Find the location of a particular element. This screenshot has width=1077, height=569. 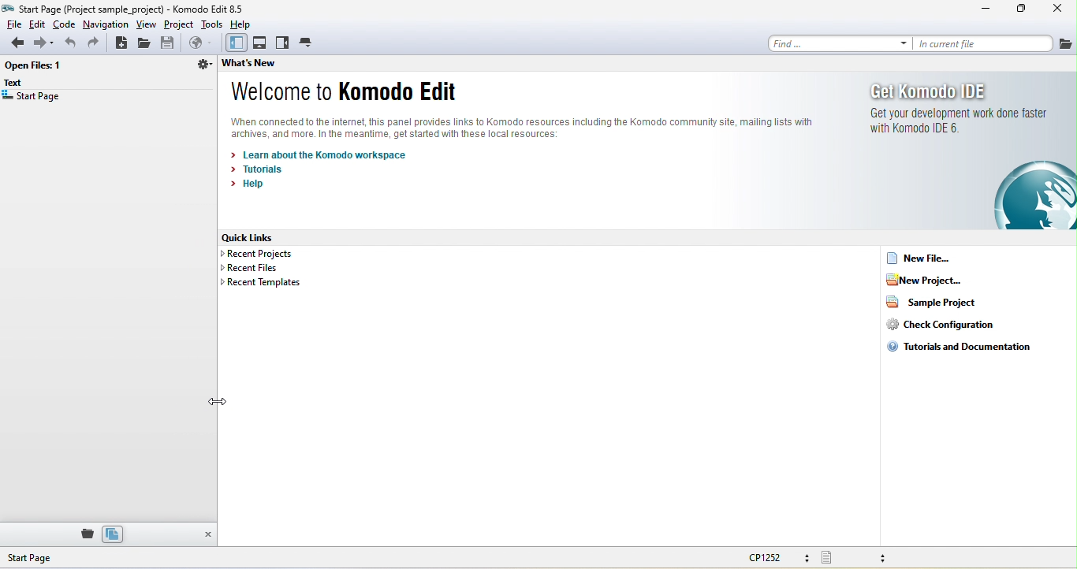

open file 1 is located at coordinates (37, 67).